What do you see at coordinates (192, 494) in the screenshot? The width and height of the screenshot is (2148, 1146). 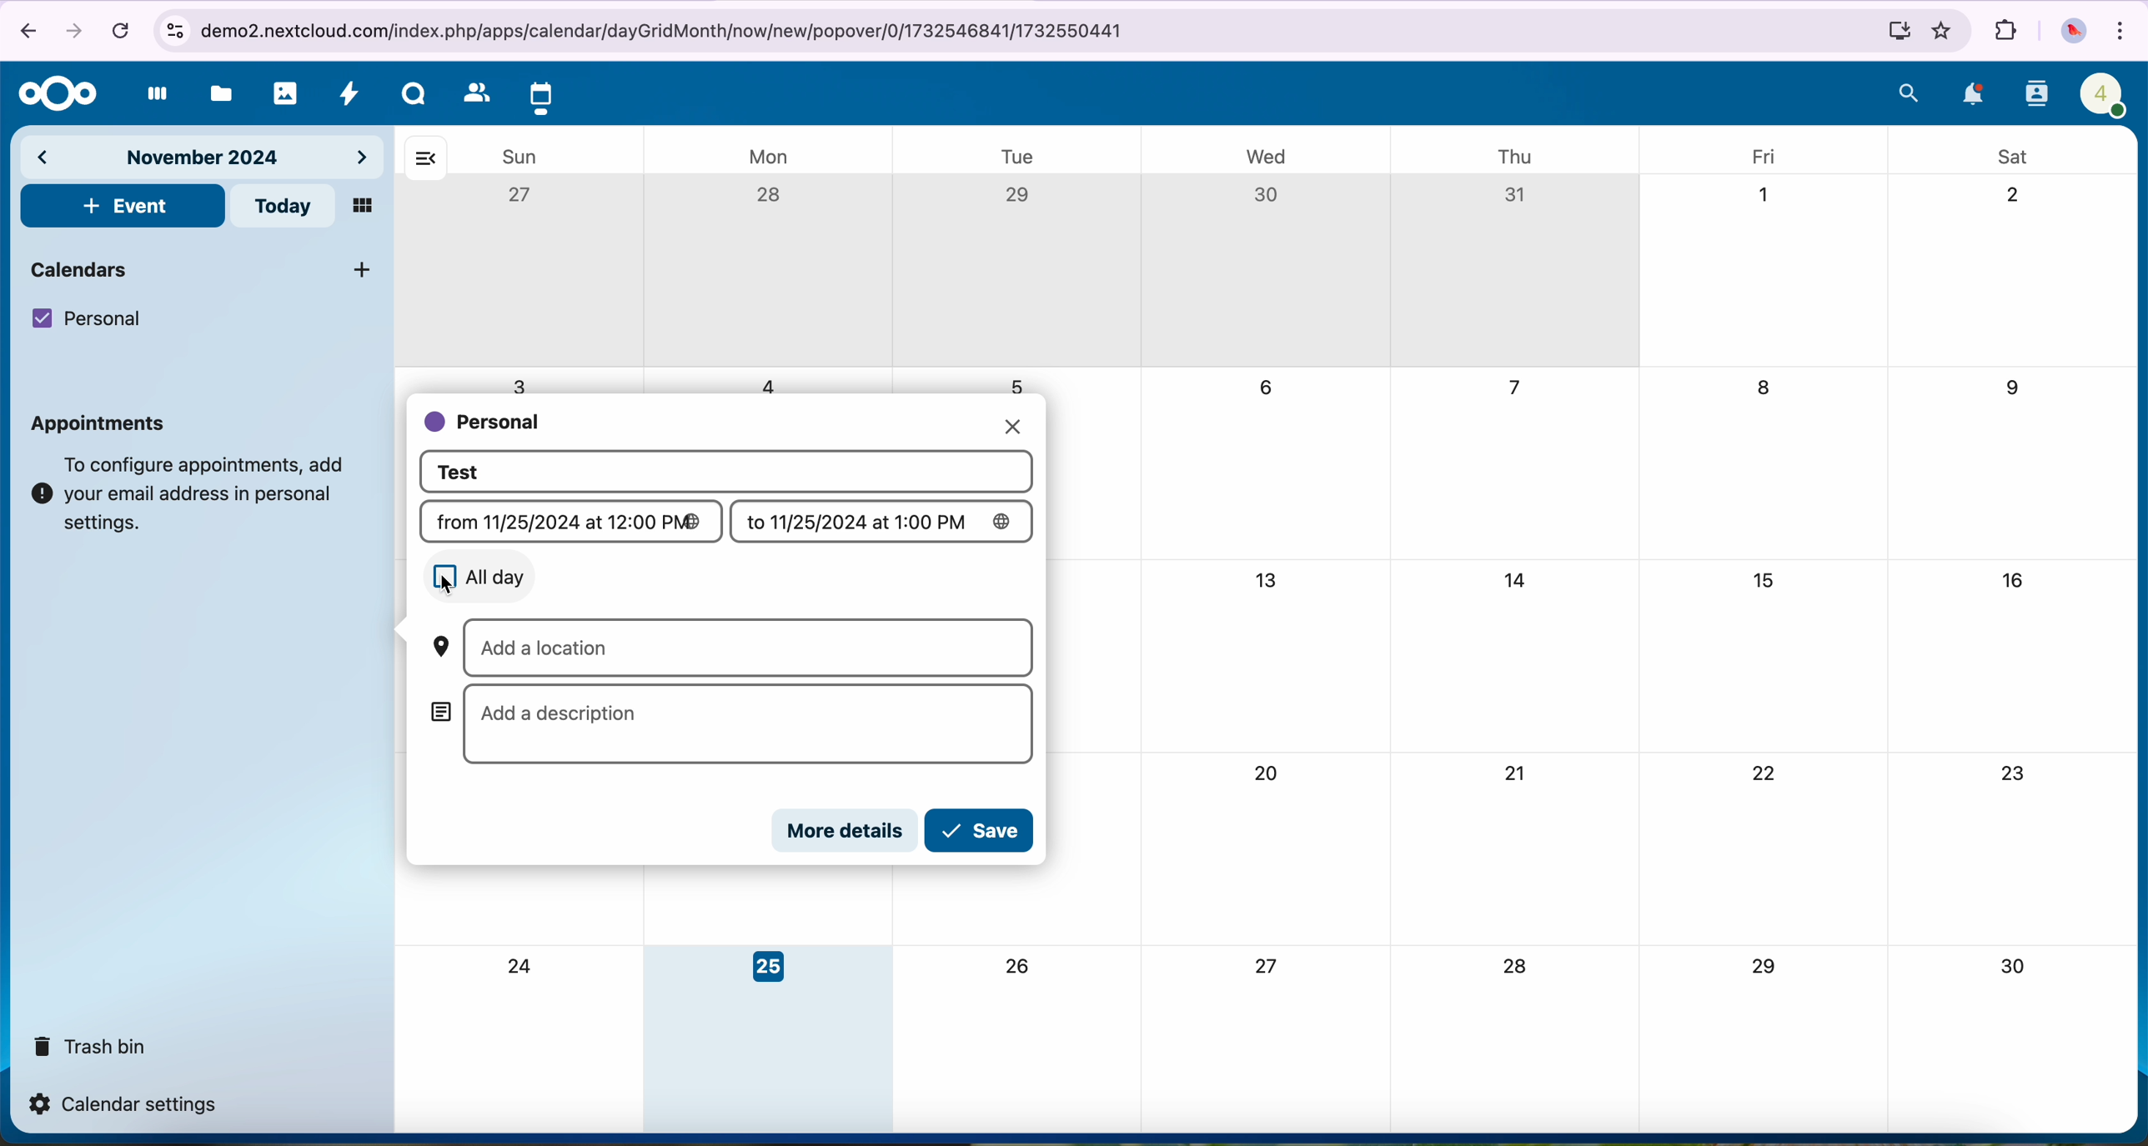 I see `note` at bounding box center [192, 494].